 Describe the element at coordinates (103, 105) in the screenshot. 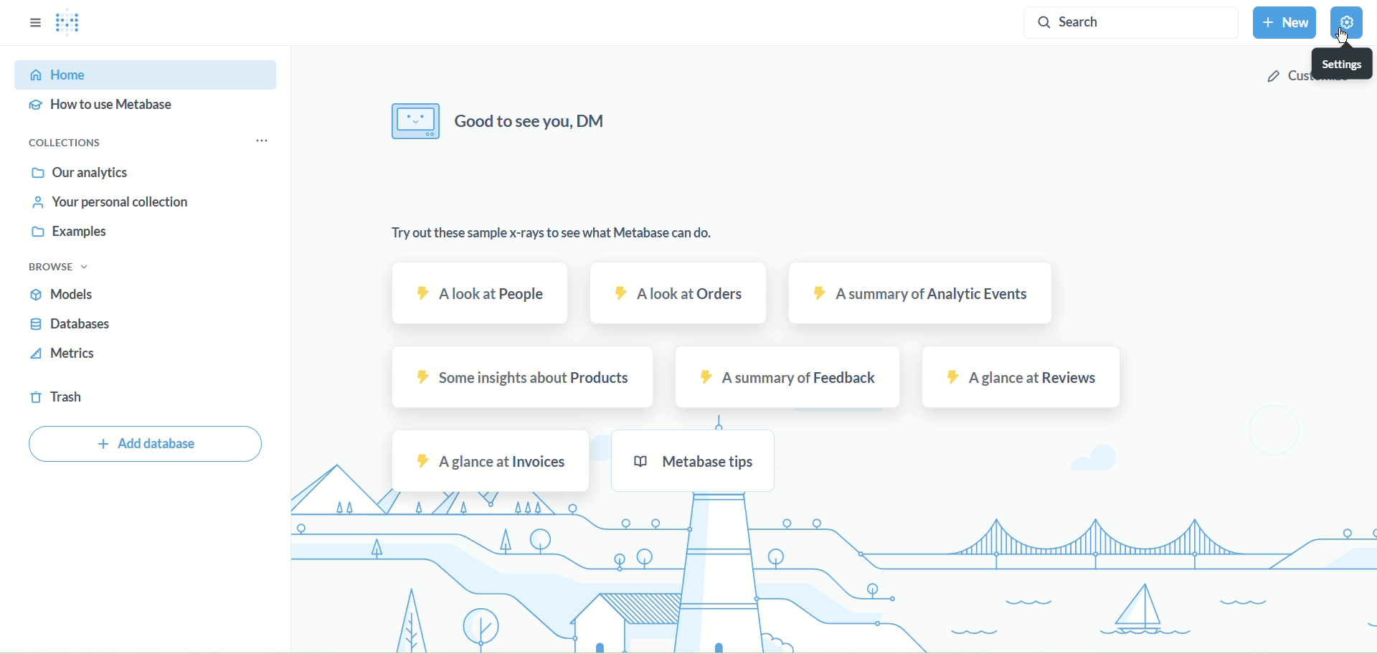

I see `how to use metabase` at that location.